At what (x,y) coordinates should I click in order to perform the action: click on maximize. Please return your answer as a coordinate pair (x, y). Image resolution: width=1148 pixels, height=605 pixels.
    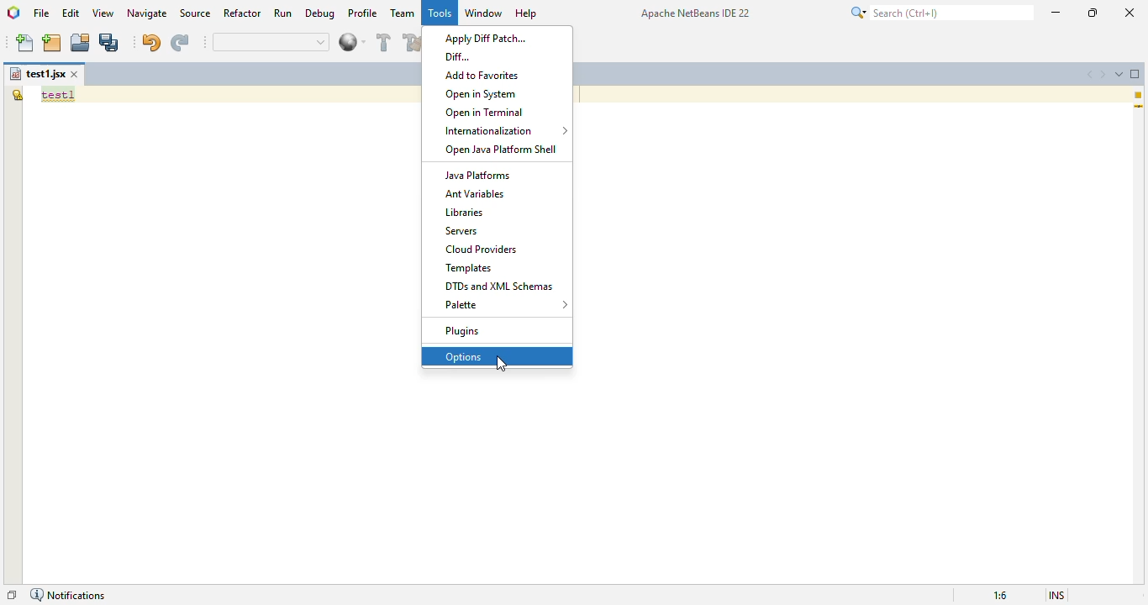
    Looking at the image, I should click on (1093, 13).